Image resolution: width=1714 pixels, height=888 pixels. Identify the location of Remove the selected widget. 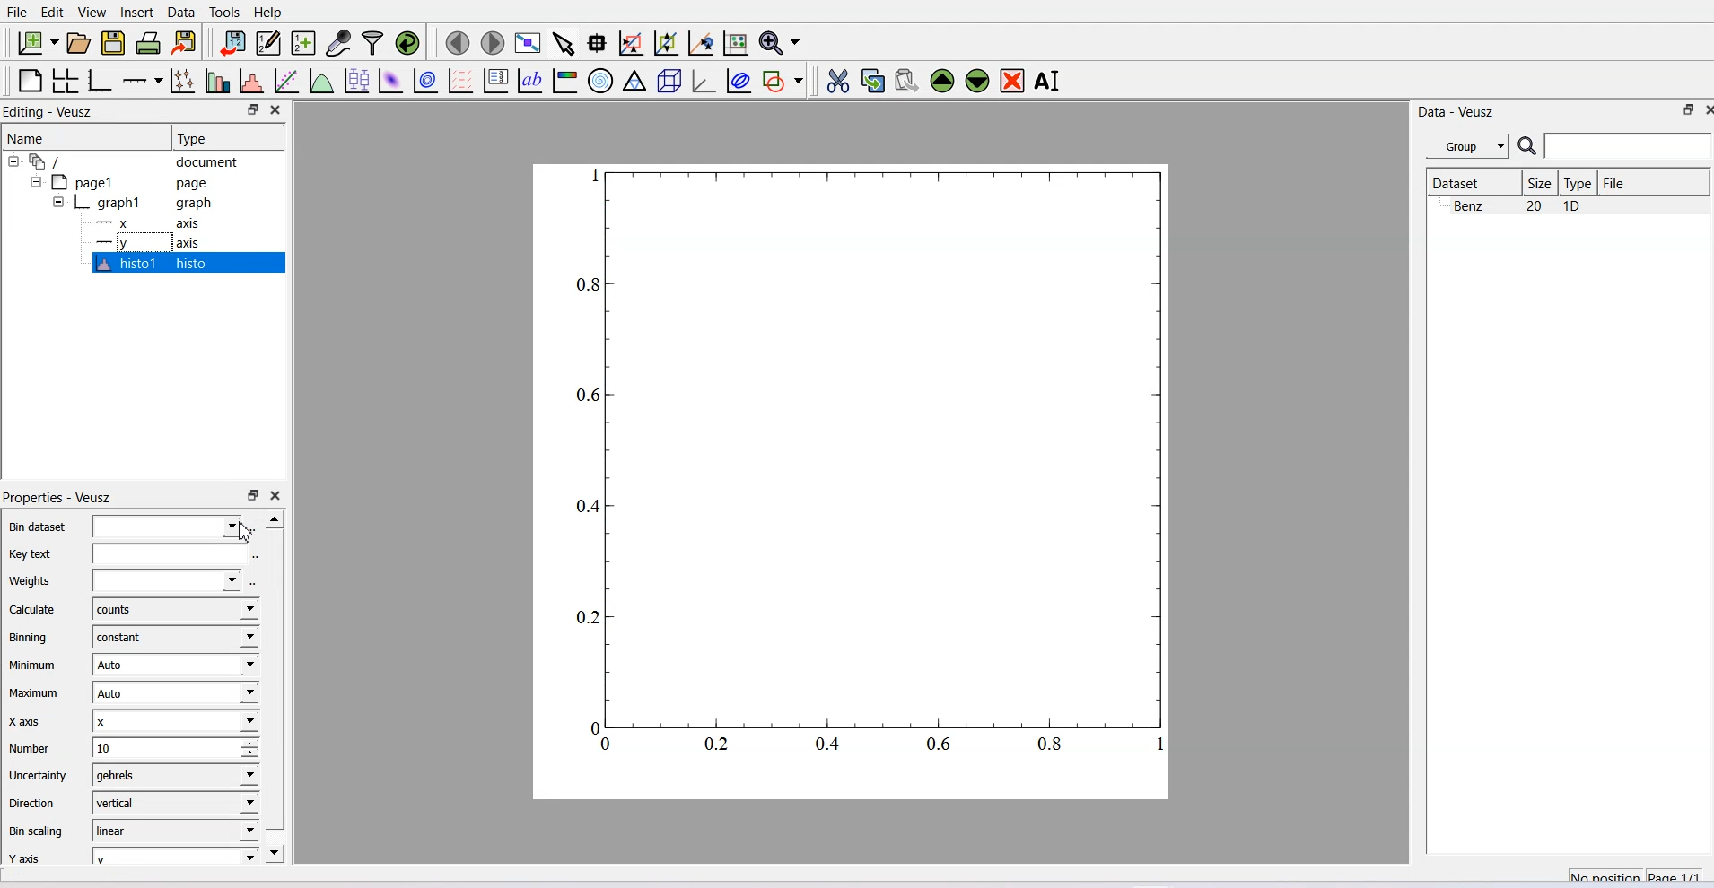
(1011, 81).